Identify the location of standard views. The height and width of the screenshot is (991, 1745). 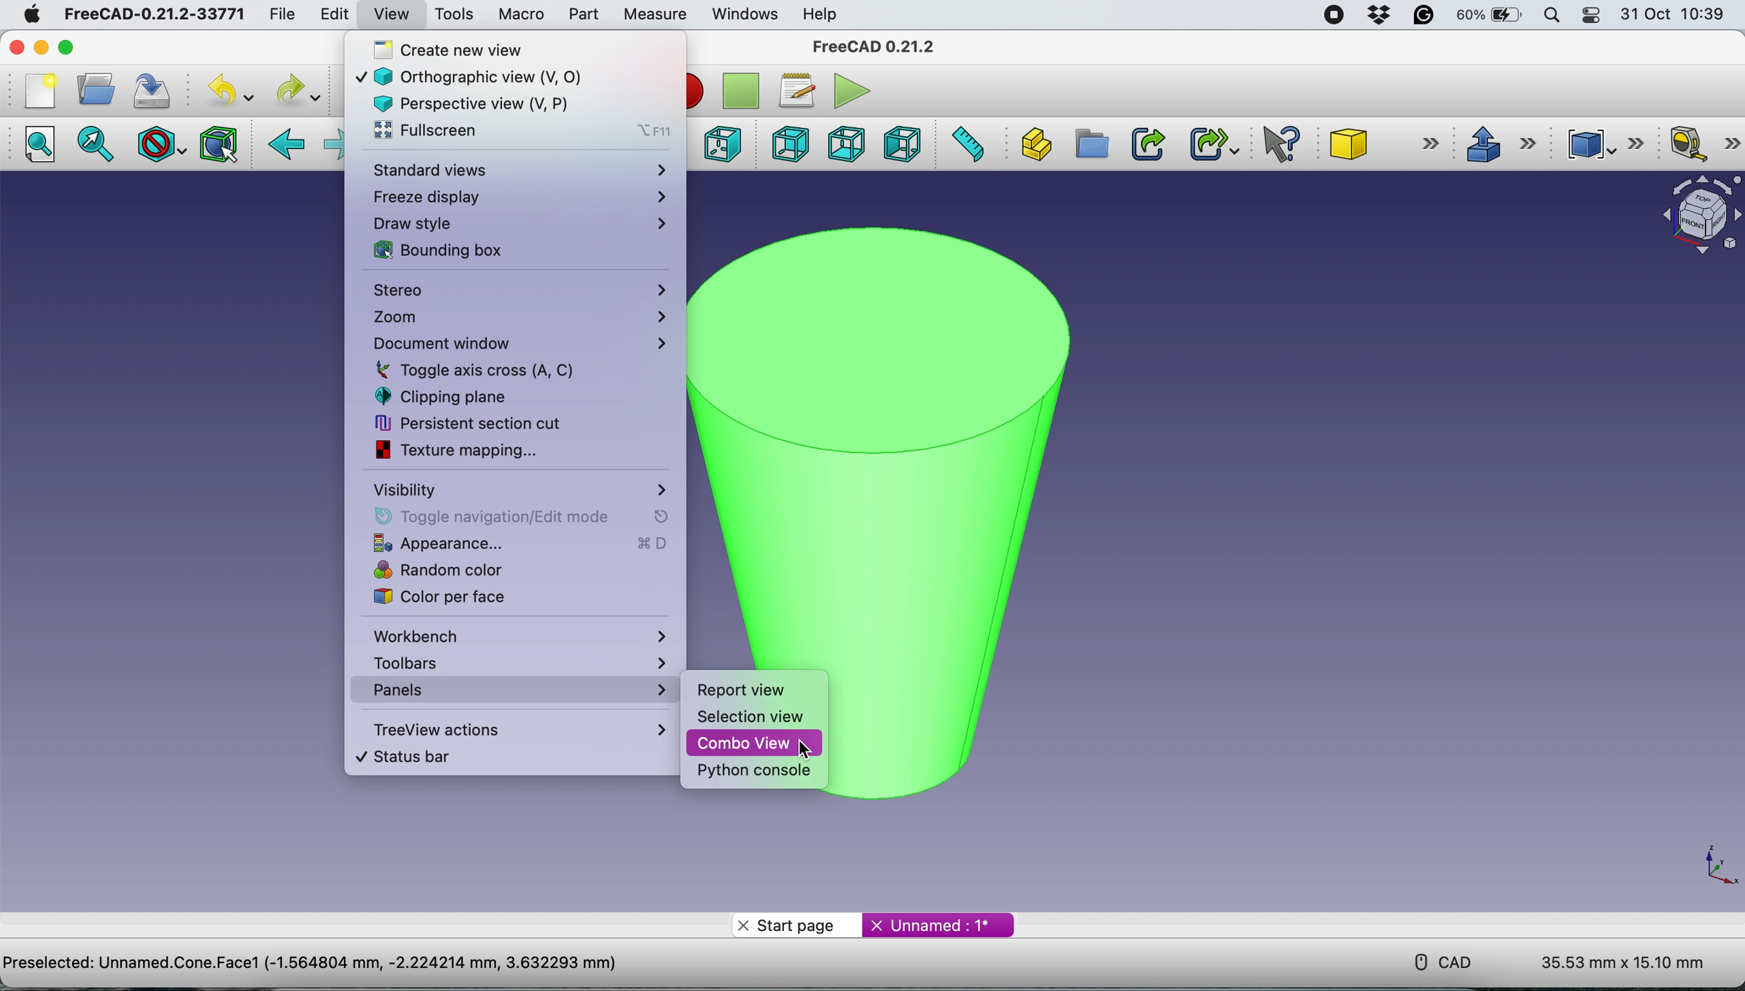
(519, 171).